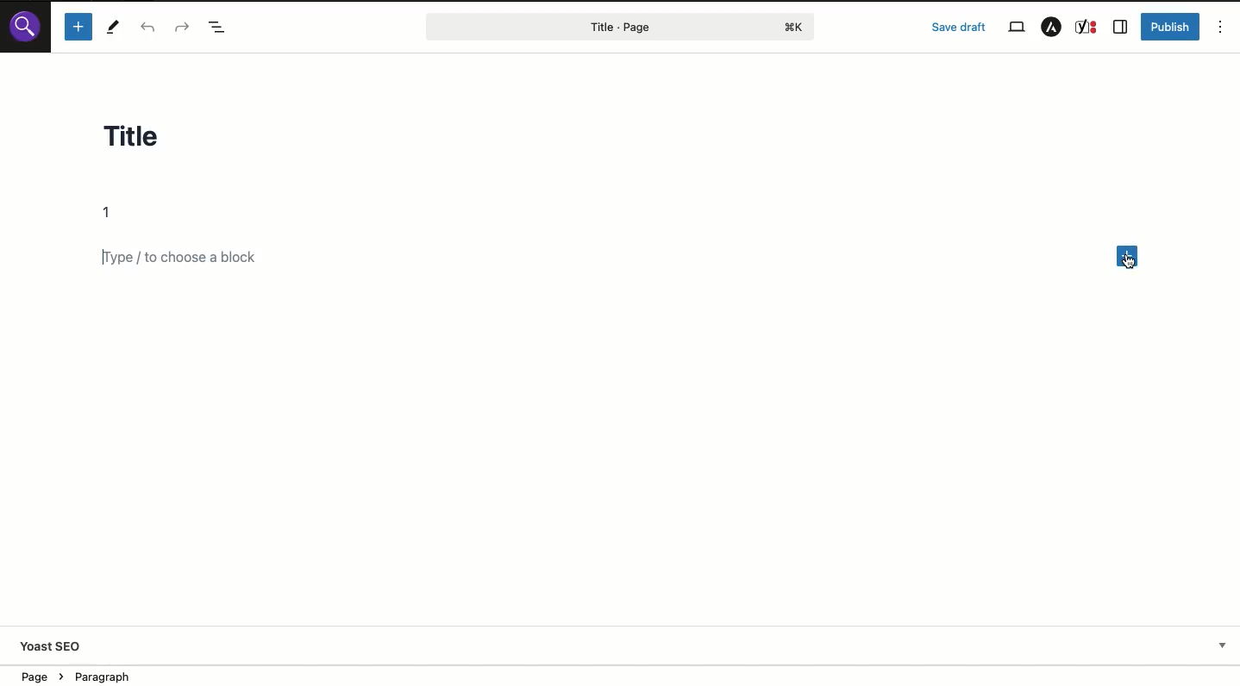 The width and height of the screenshot is (1240, 686). What do you see at coordinates (1223, 645) in the screenshot?
I see `Drop-down ` at bounding box center [1223, 645].